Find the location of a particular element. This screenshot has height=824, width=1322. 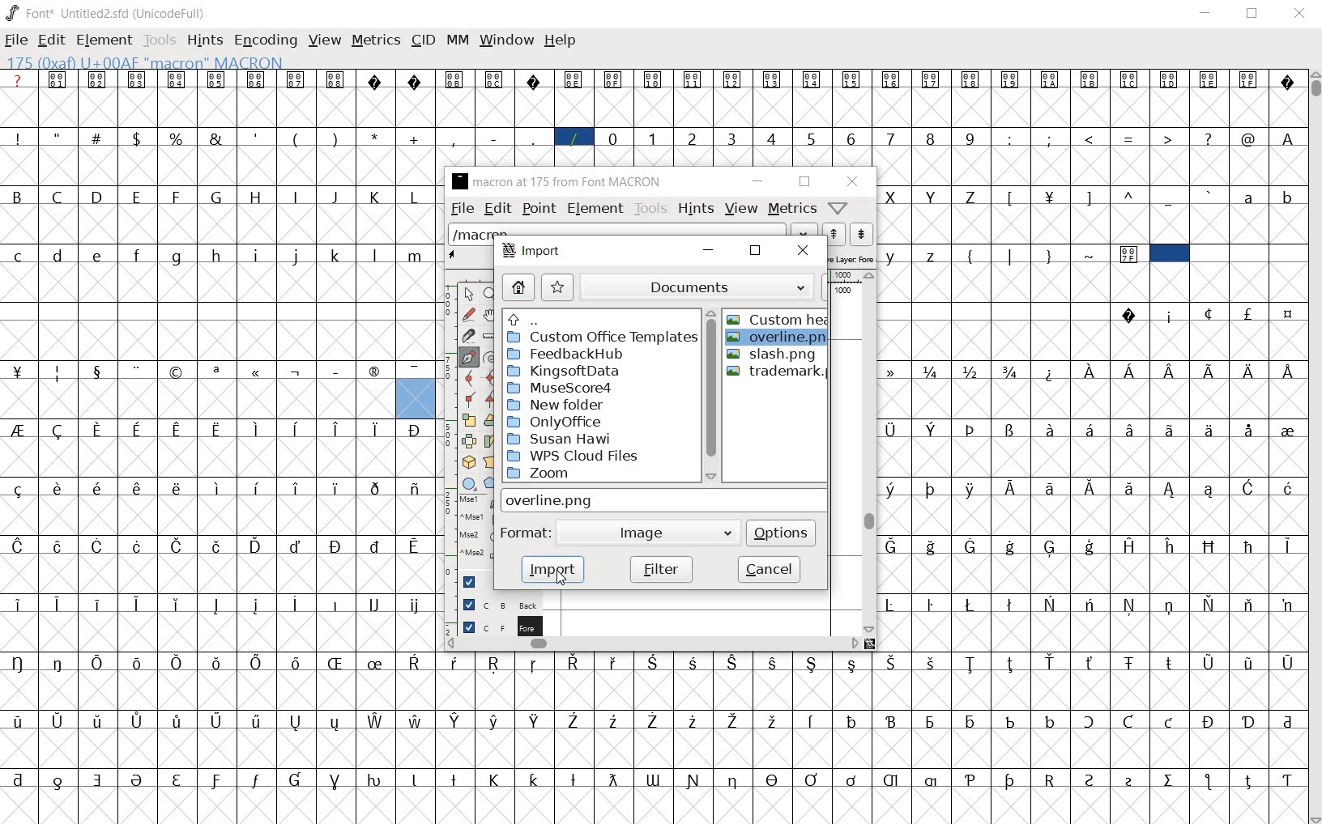

Symbol is located at coordinates (19, 545).